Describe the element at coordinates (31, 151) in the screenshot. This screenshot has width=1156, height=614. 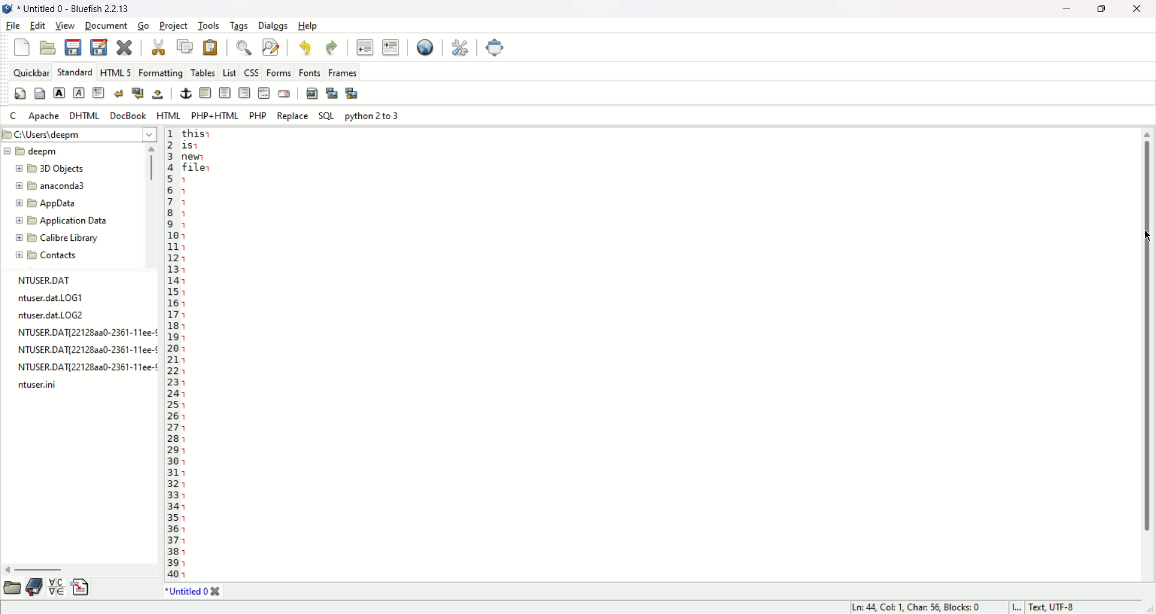
I see `Folder name` at that location.